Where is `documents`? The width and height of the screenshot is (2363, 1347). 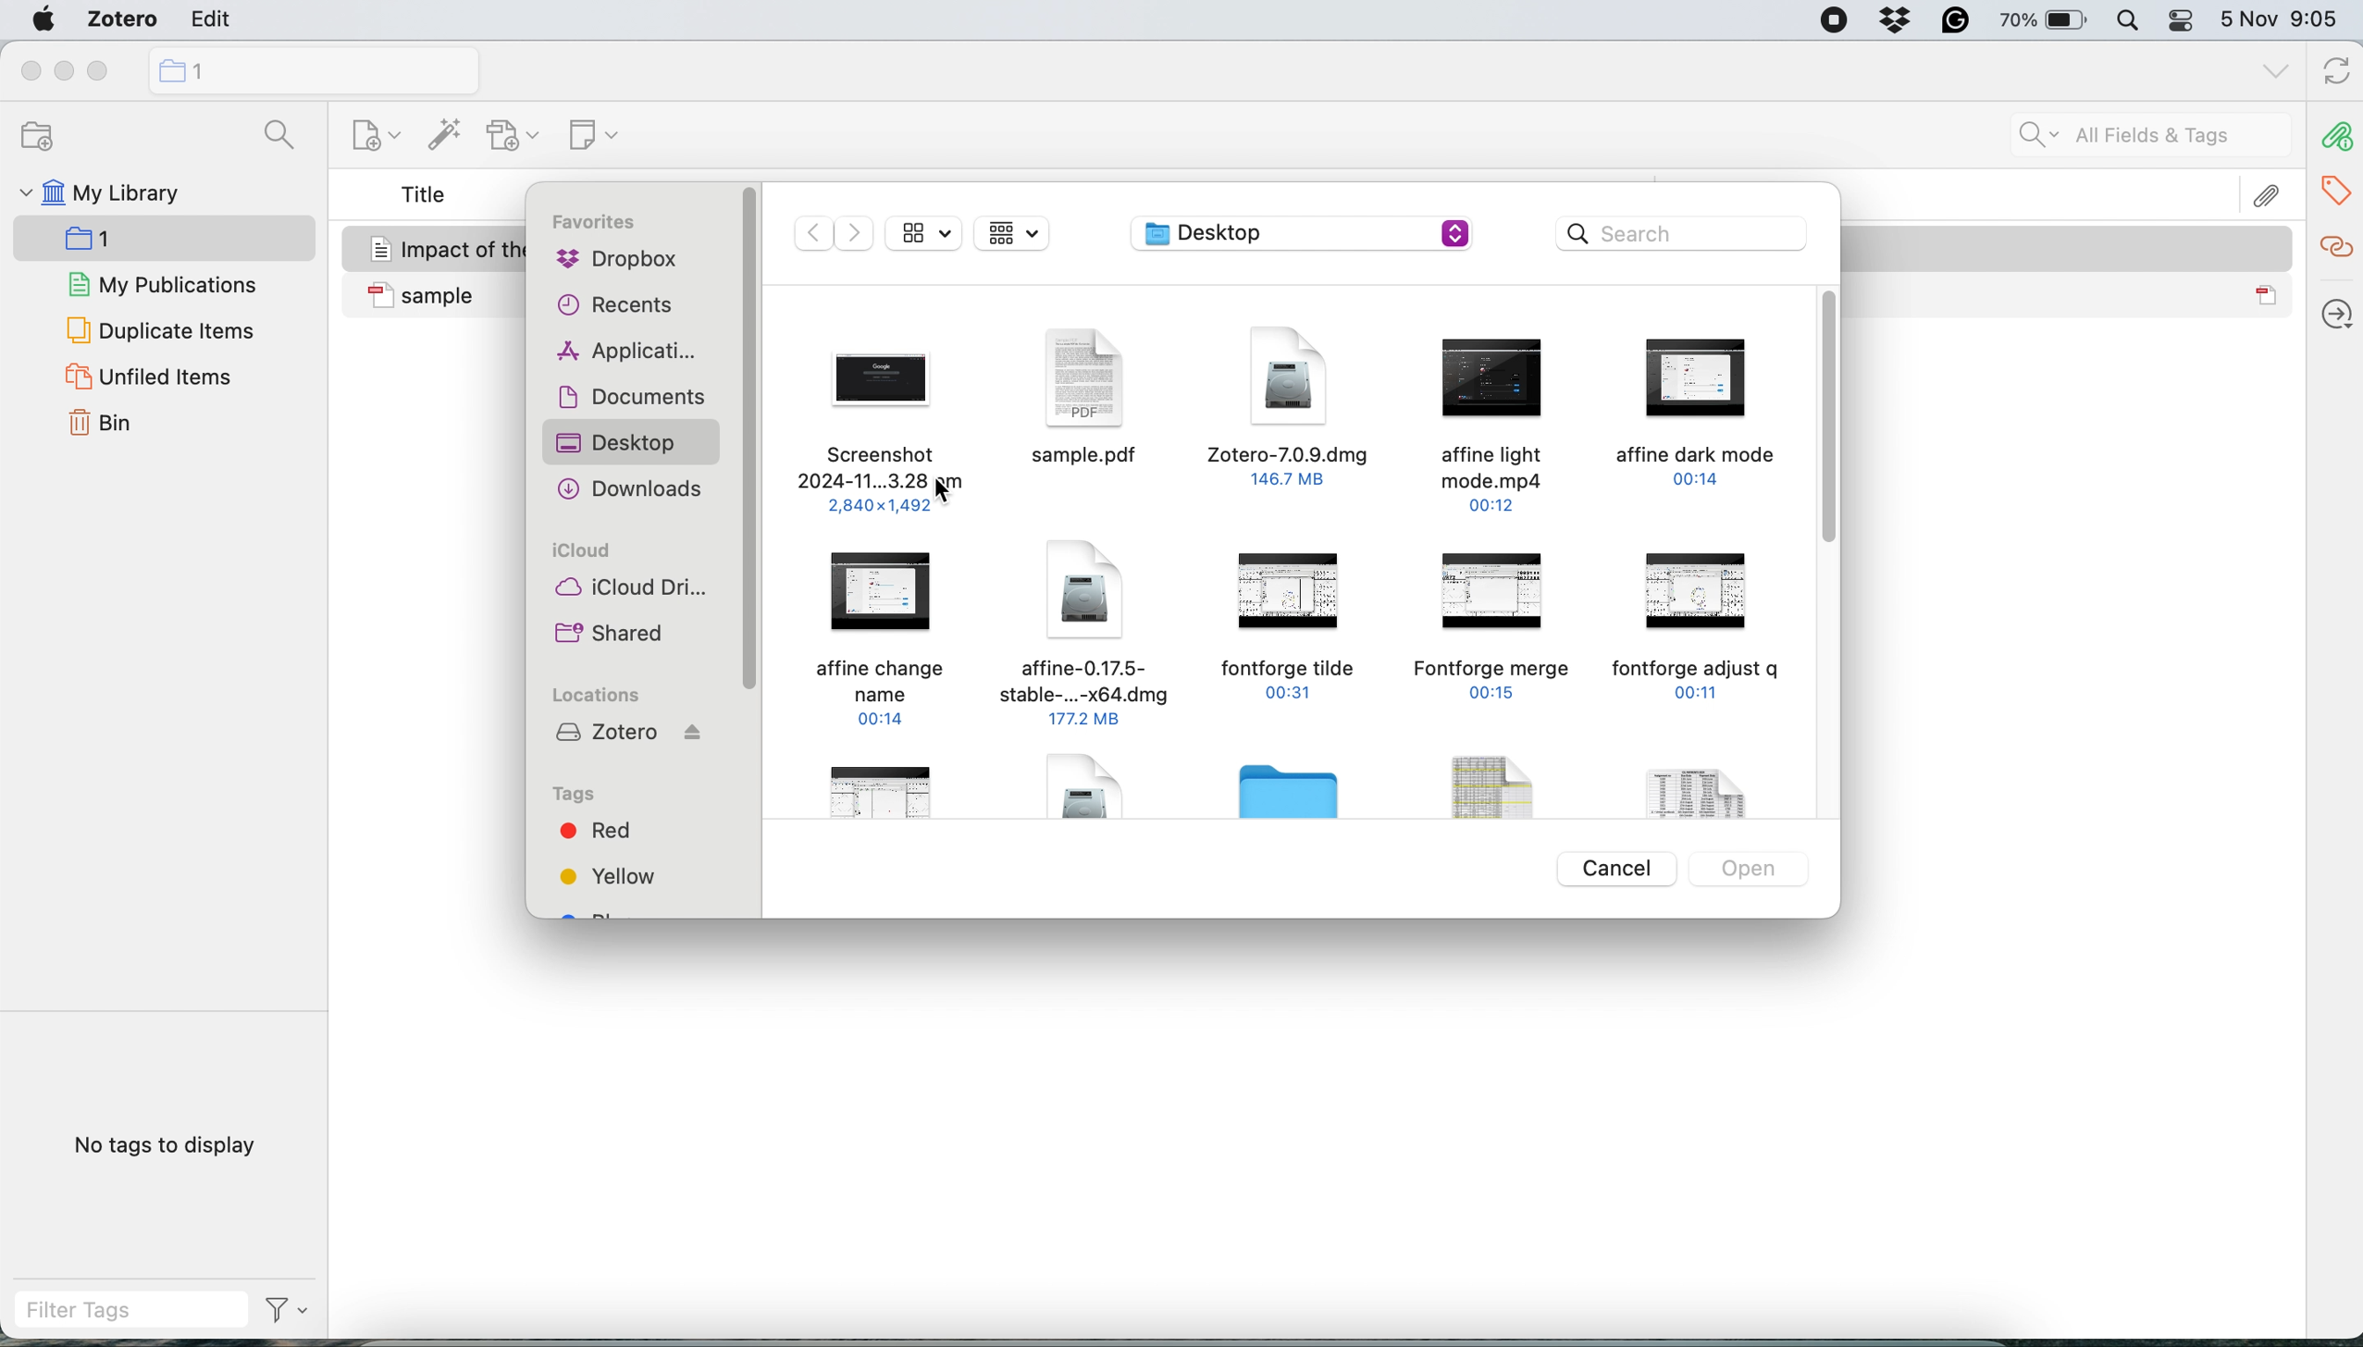
documents is located at coordinates (628, 399).